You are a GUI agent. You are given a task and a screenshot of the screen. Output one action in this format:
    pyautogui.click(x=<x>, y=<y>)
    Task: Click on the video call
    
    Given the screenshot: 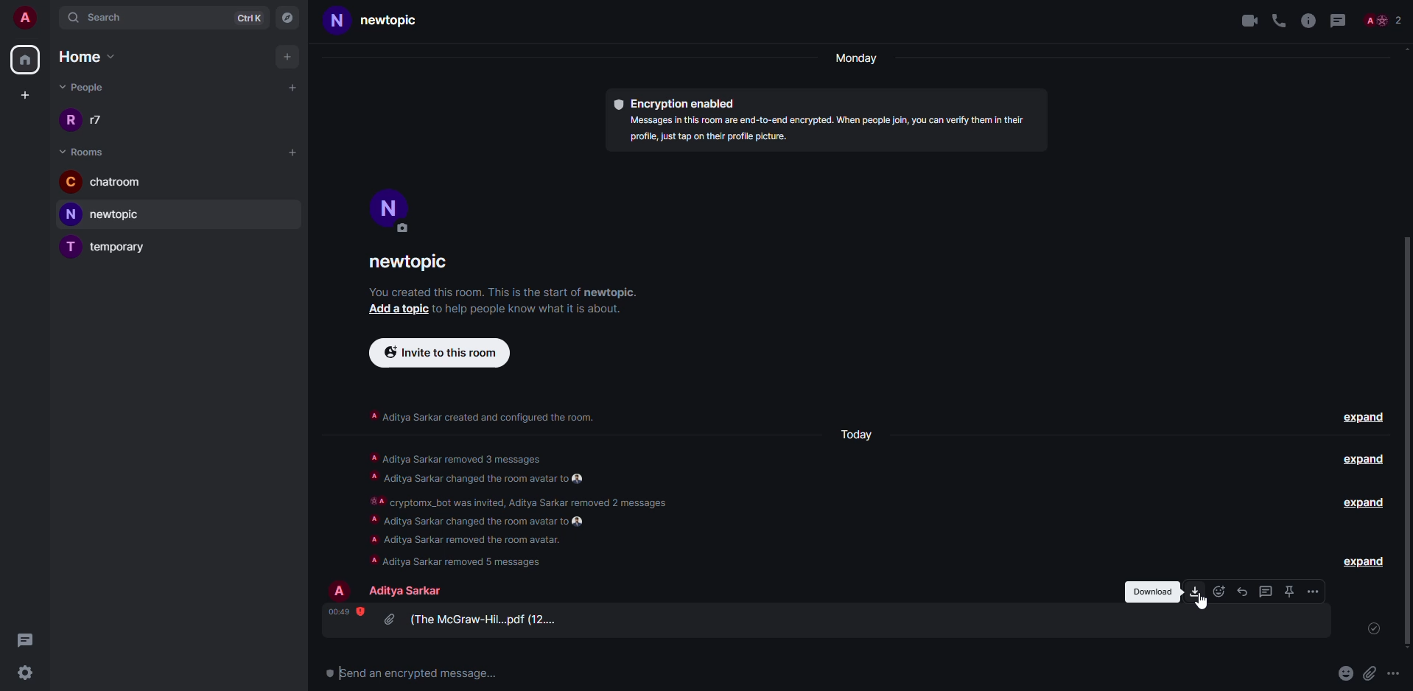 What is the action you would take?
    pyautogui.click(x=1245, y=21)
    